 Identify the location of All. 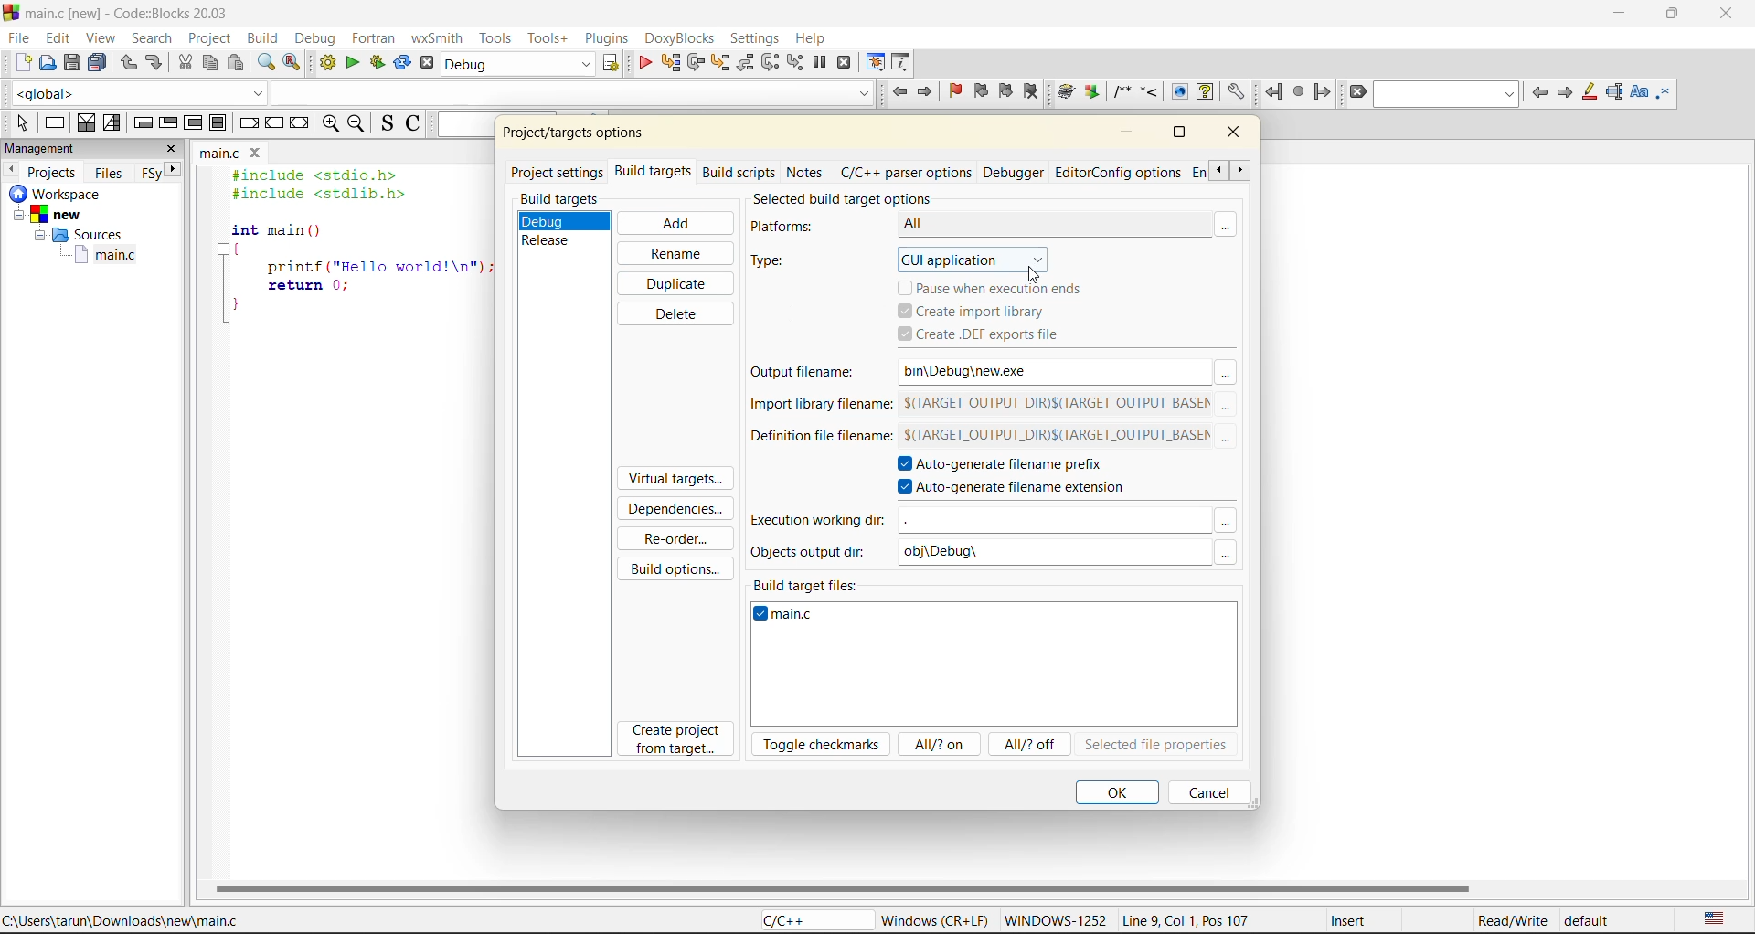
(1030, 223).